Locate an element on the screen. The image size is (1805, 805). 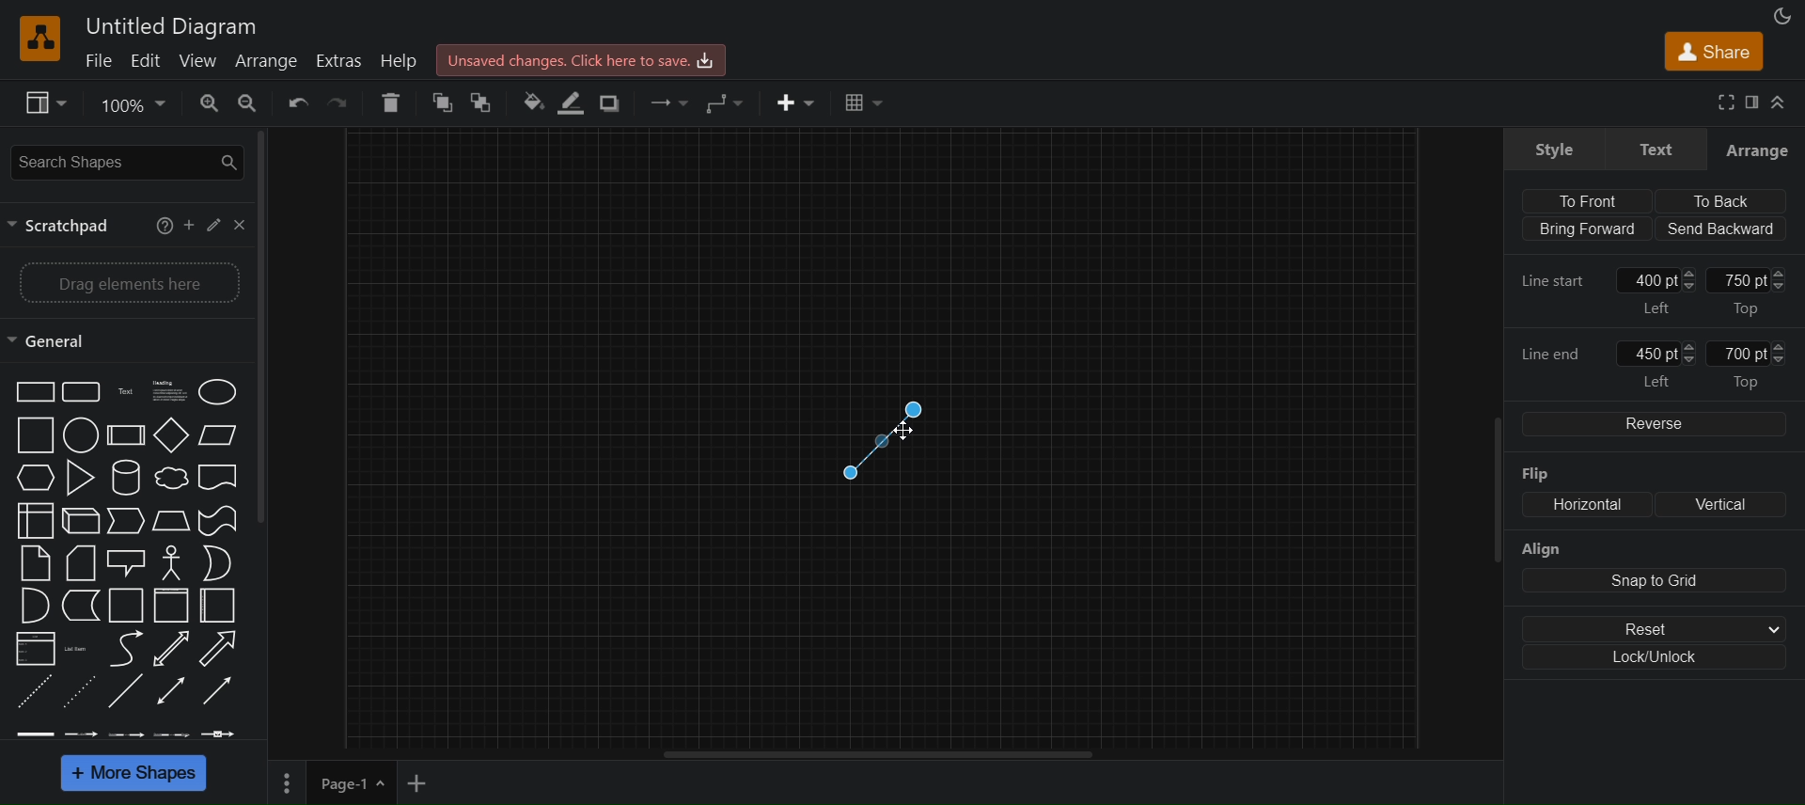
zoom out is located at coordinates (250, 103).